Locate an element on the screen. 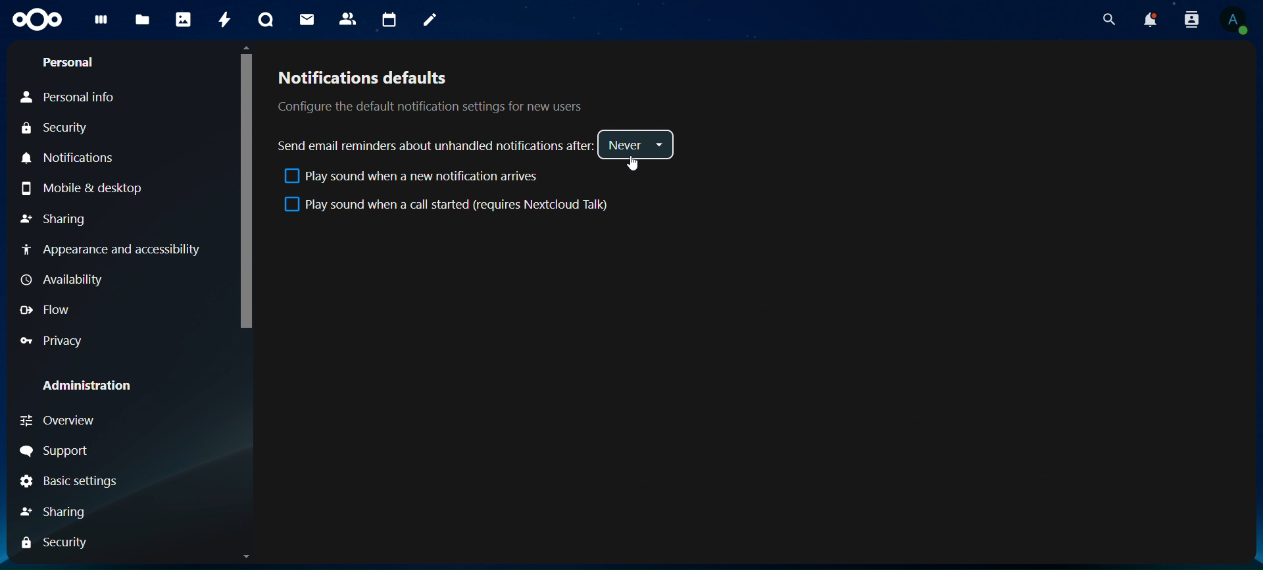 Image resolution: width=1263 pixels, height=570 pixels. send email remainders is located at coordinates (437, 145).